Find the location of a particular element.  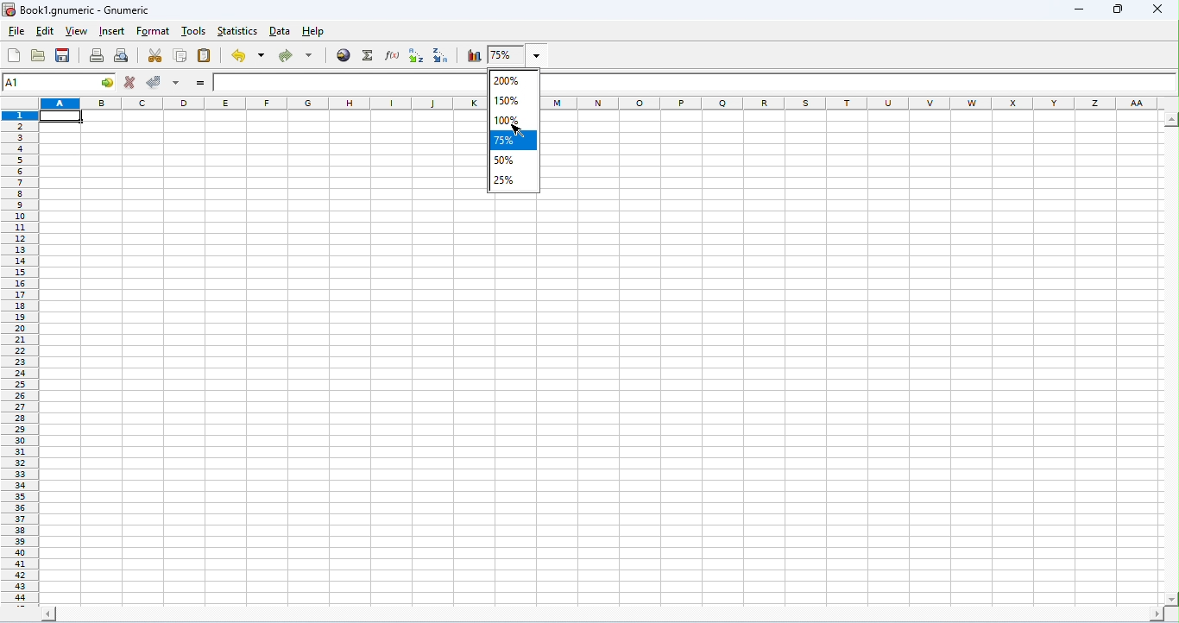

format is located at coordinates (153, 32).